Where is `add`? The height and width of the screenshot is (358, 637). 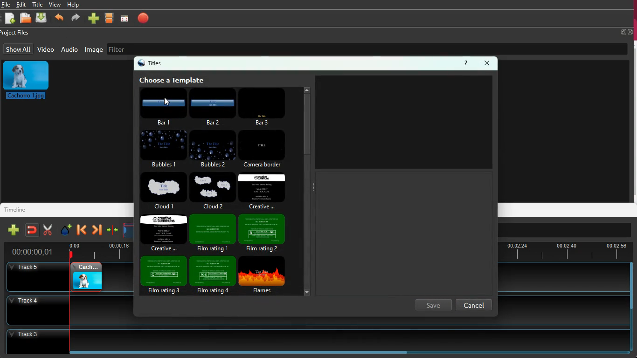 add is located at coordinates (93, 19).